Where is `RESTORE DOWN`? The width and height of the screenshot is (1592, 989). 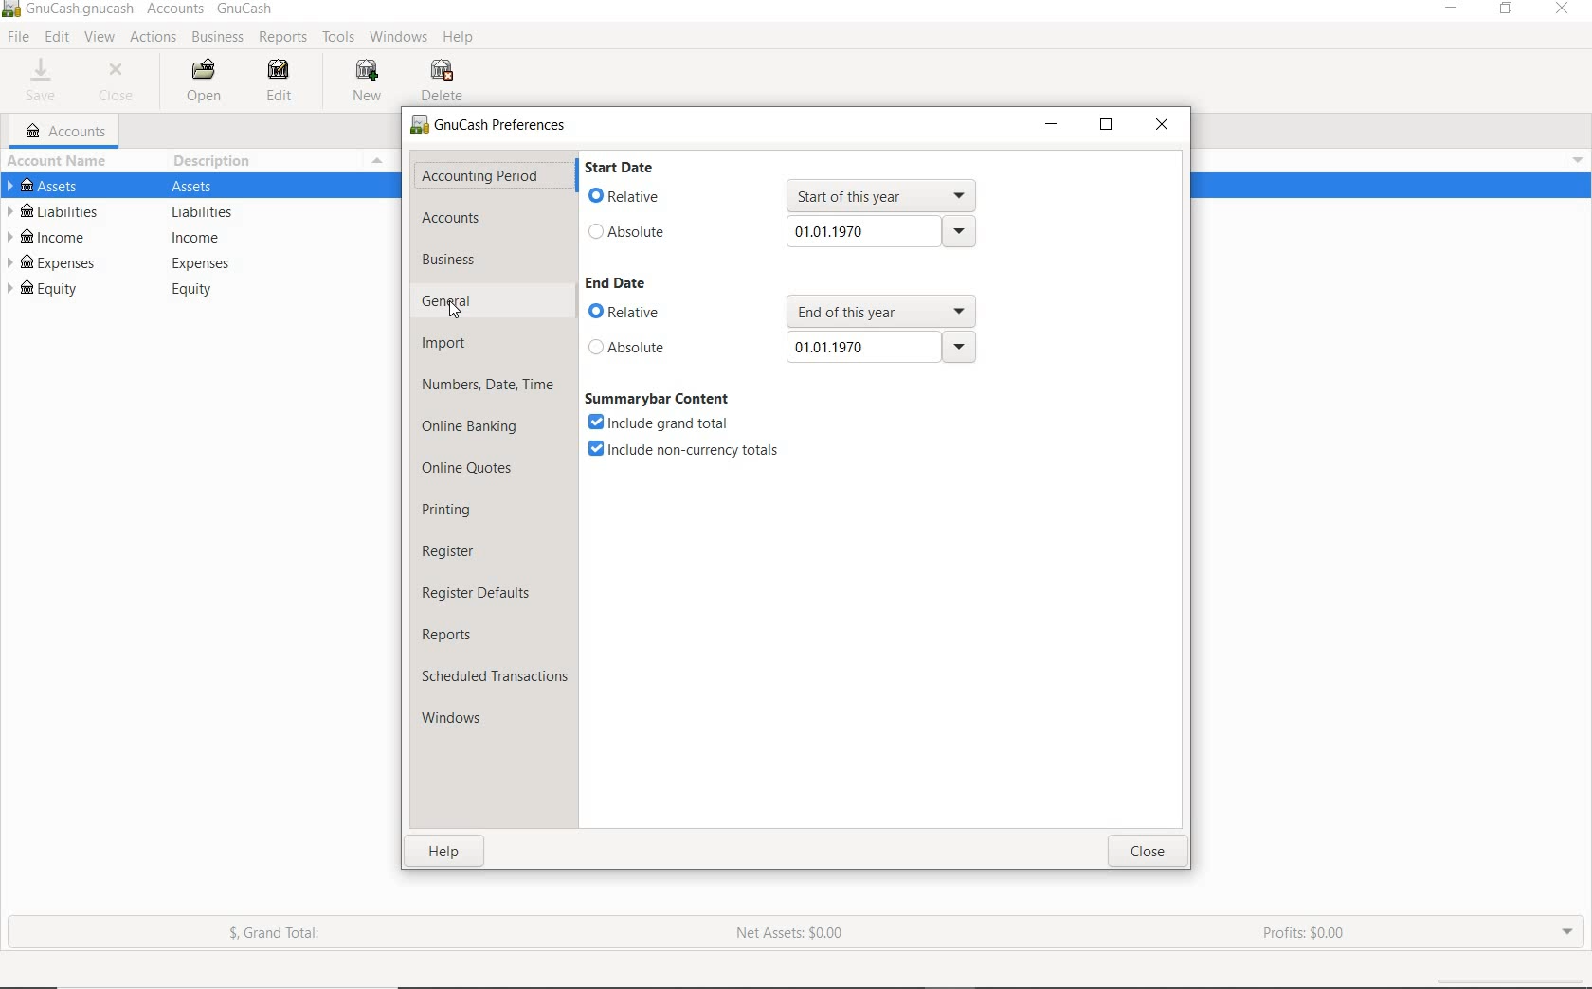
RESTORE DOWN is located at coordinates (1105, 126).